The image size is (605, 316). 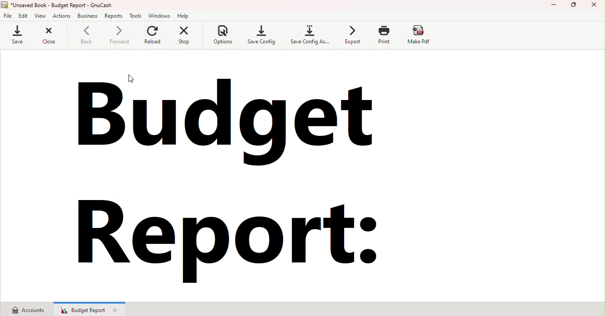 I want to click on Budget report, so click(x=78, y=310).